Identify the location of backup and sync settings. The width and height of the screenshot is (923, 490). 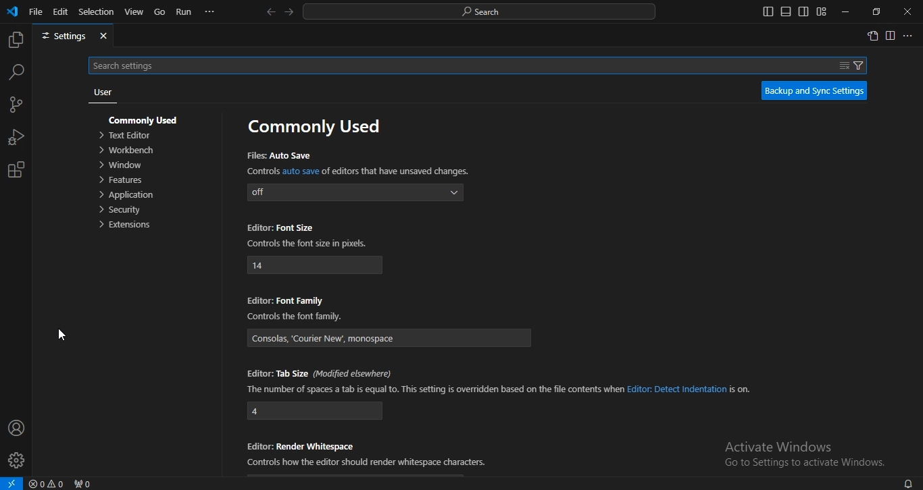
(814, 90).